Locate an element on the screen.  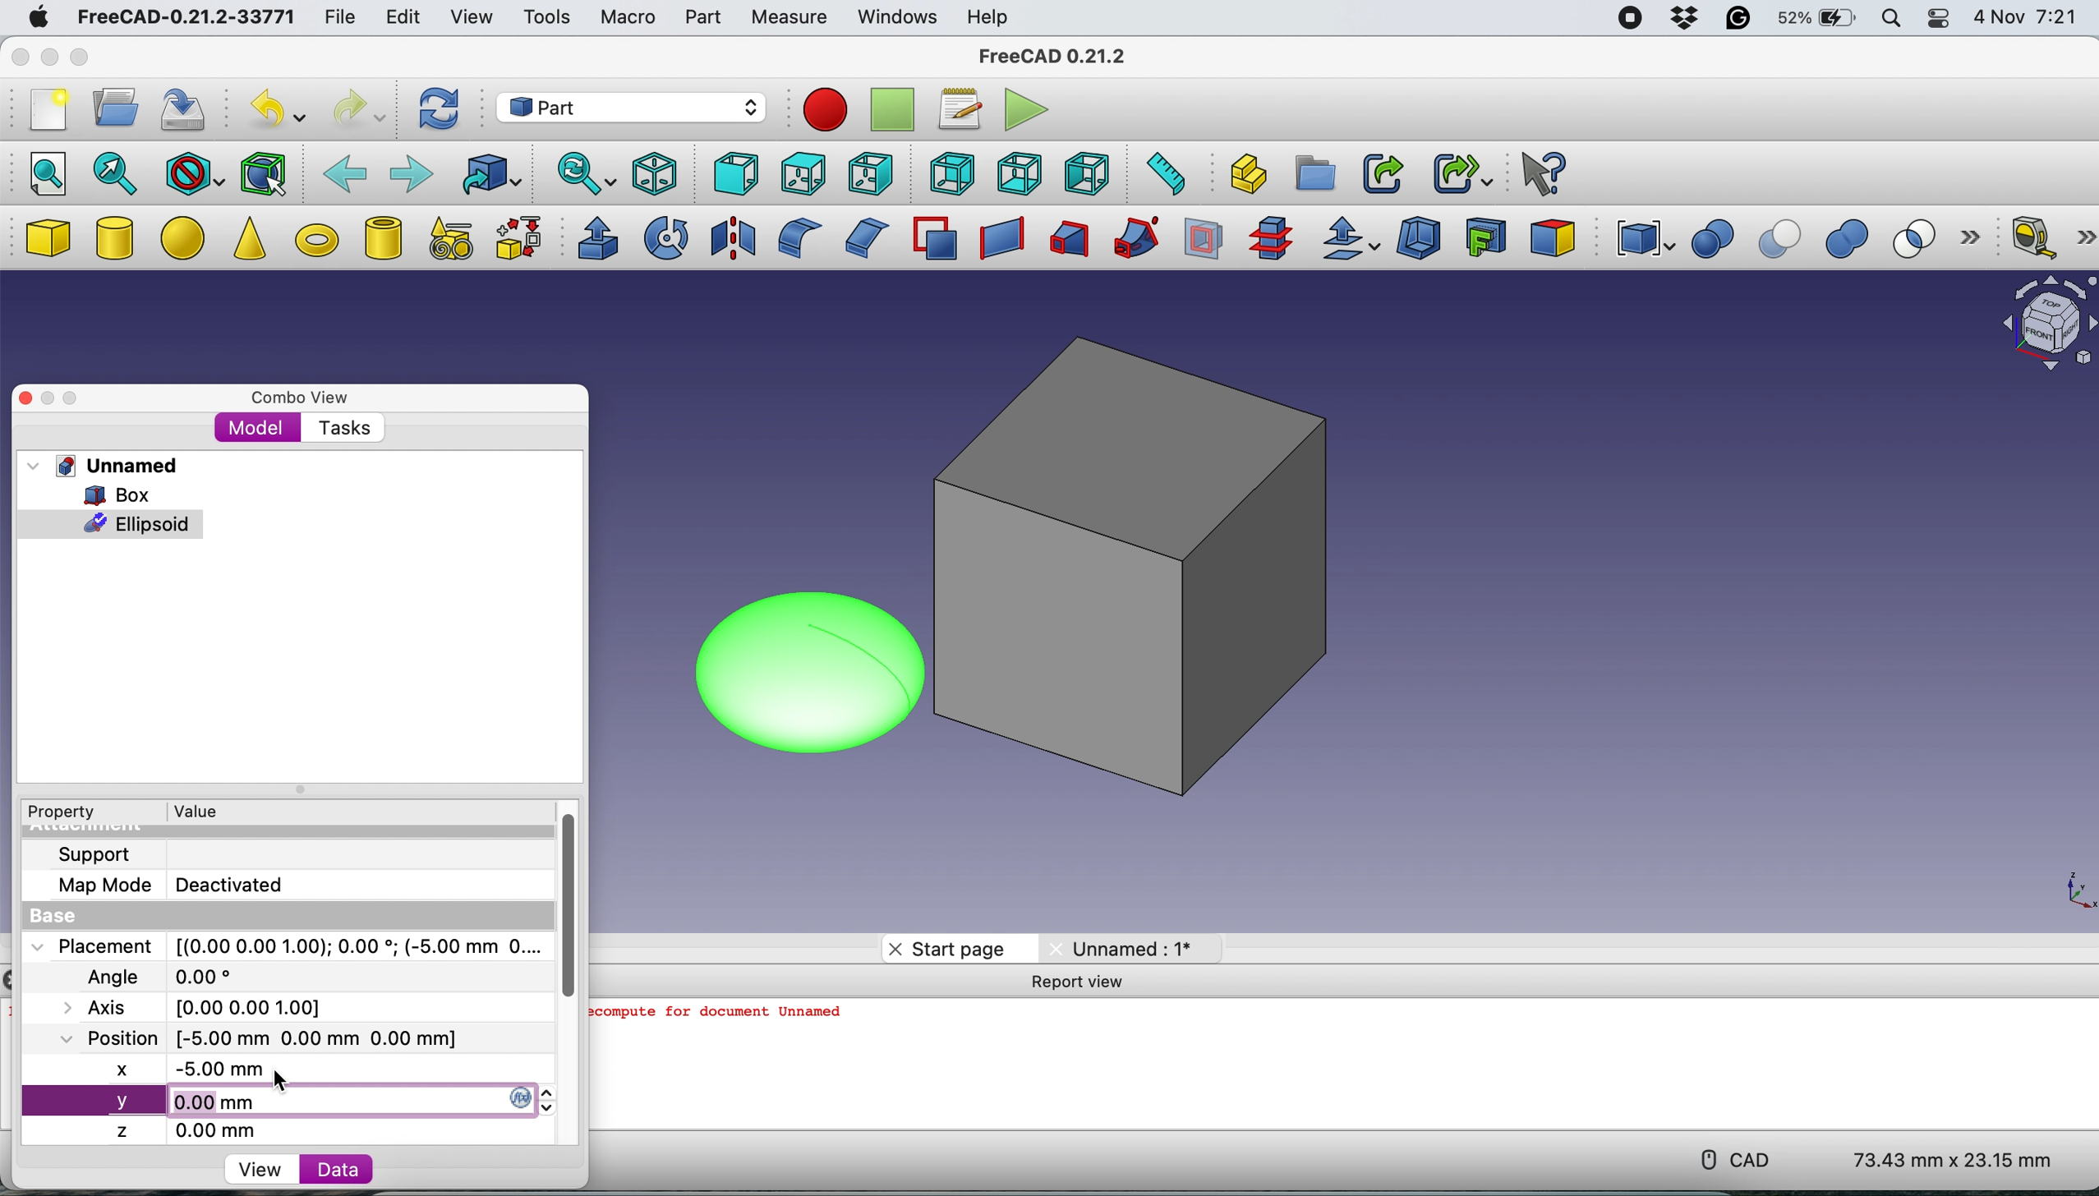
macro is located at coordinates (627, 18).